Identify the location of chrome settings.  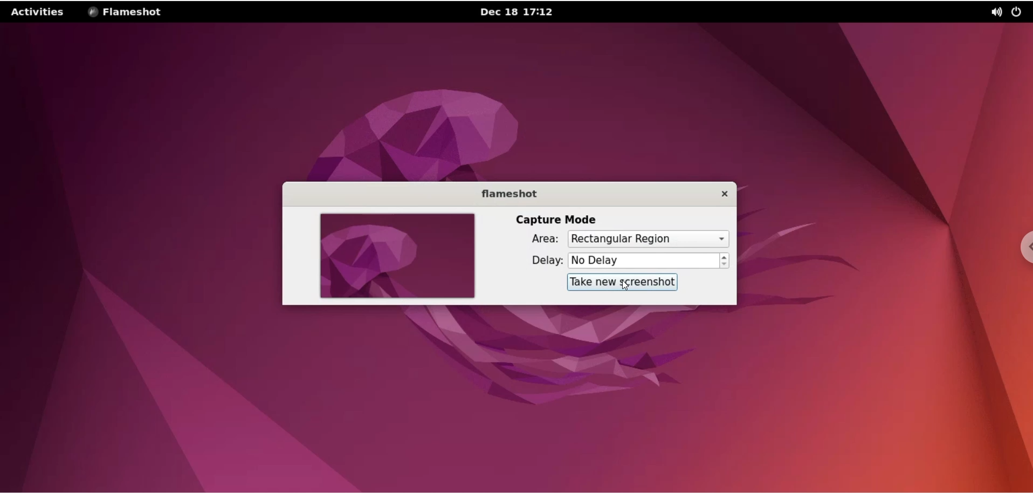
(1023, 248).